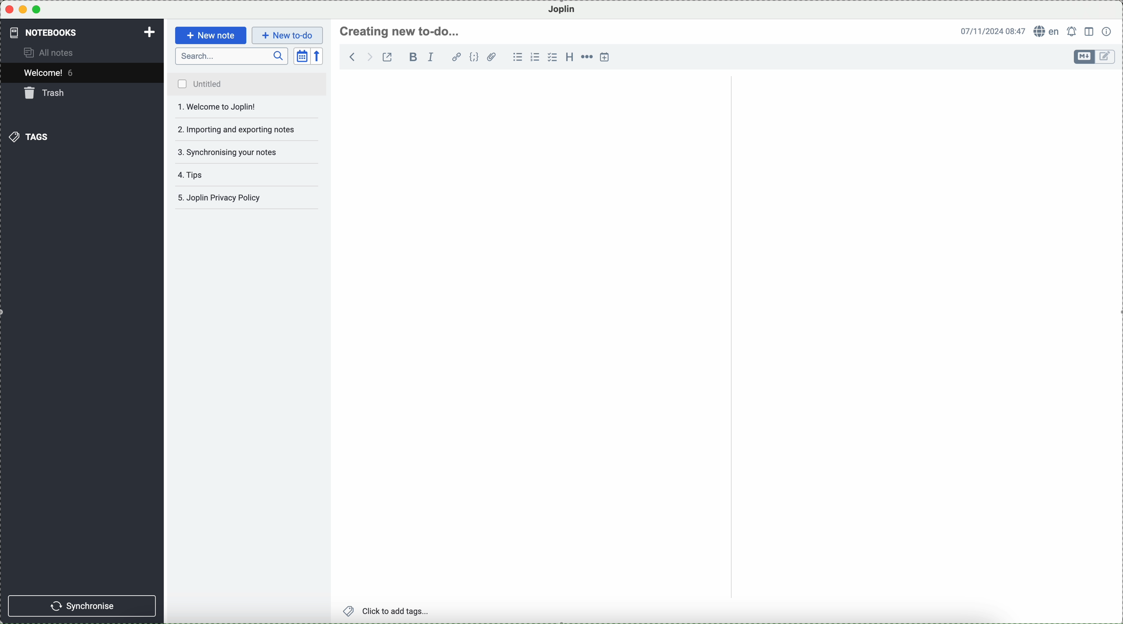 The image size is (1123, 624). Describe the element at coordinates (232, 56) in the screenshot. I see `search bar` at that location.